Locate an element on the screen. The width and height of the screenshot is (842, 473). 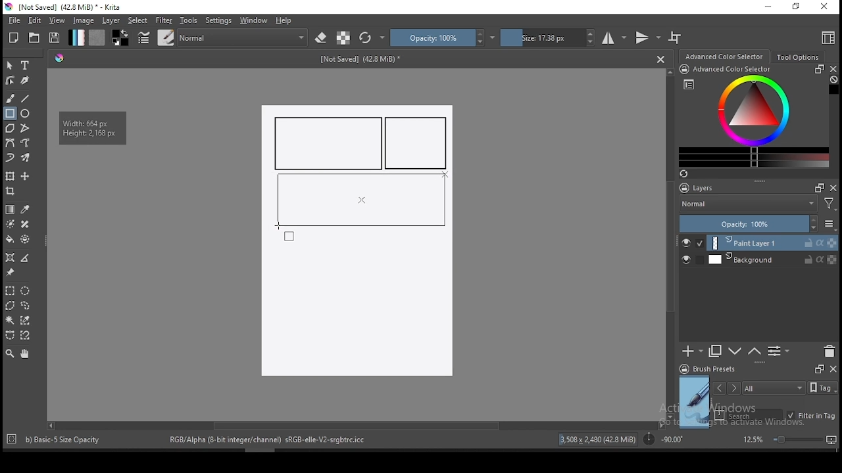
text tool is located at coordinates (26, 66).